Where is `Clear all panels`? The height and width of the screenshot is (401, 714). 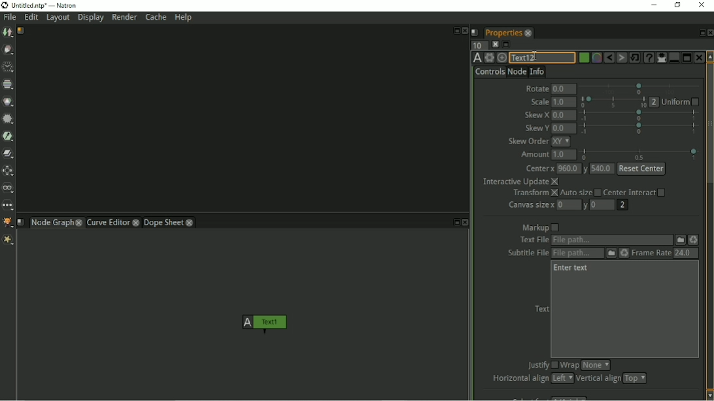
Clear all panels is located at coordinates (495, 44).